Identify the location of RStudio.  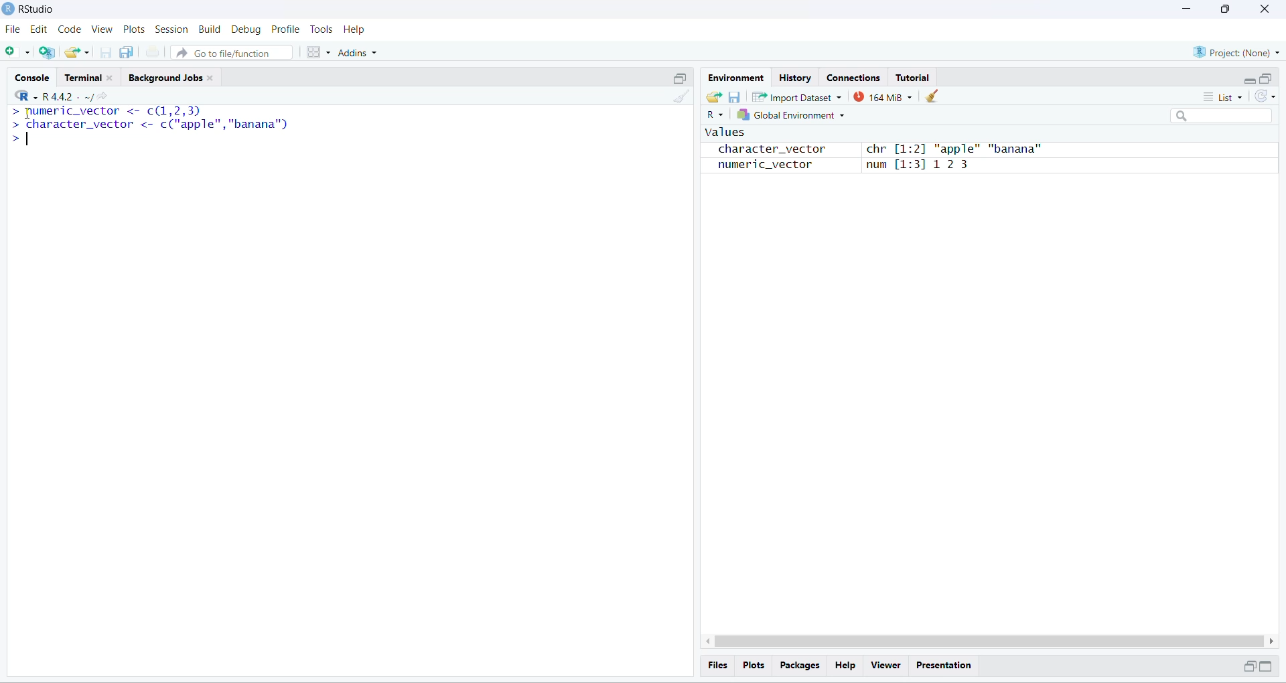
(40, 8).